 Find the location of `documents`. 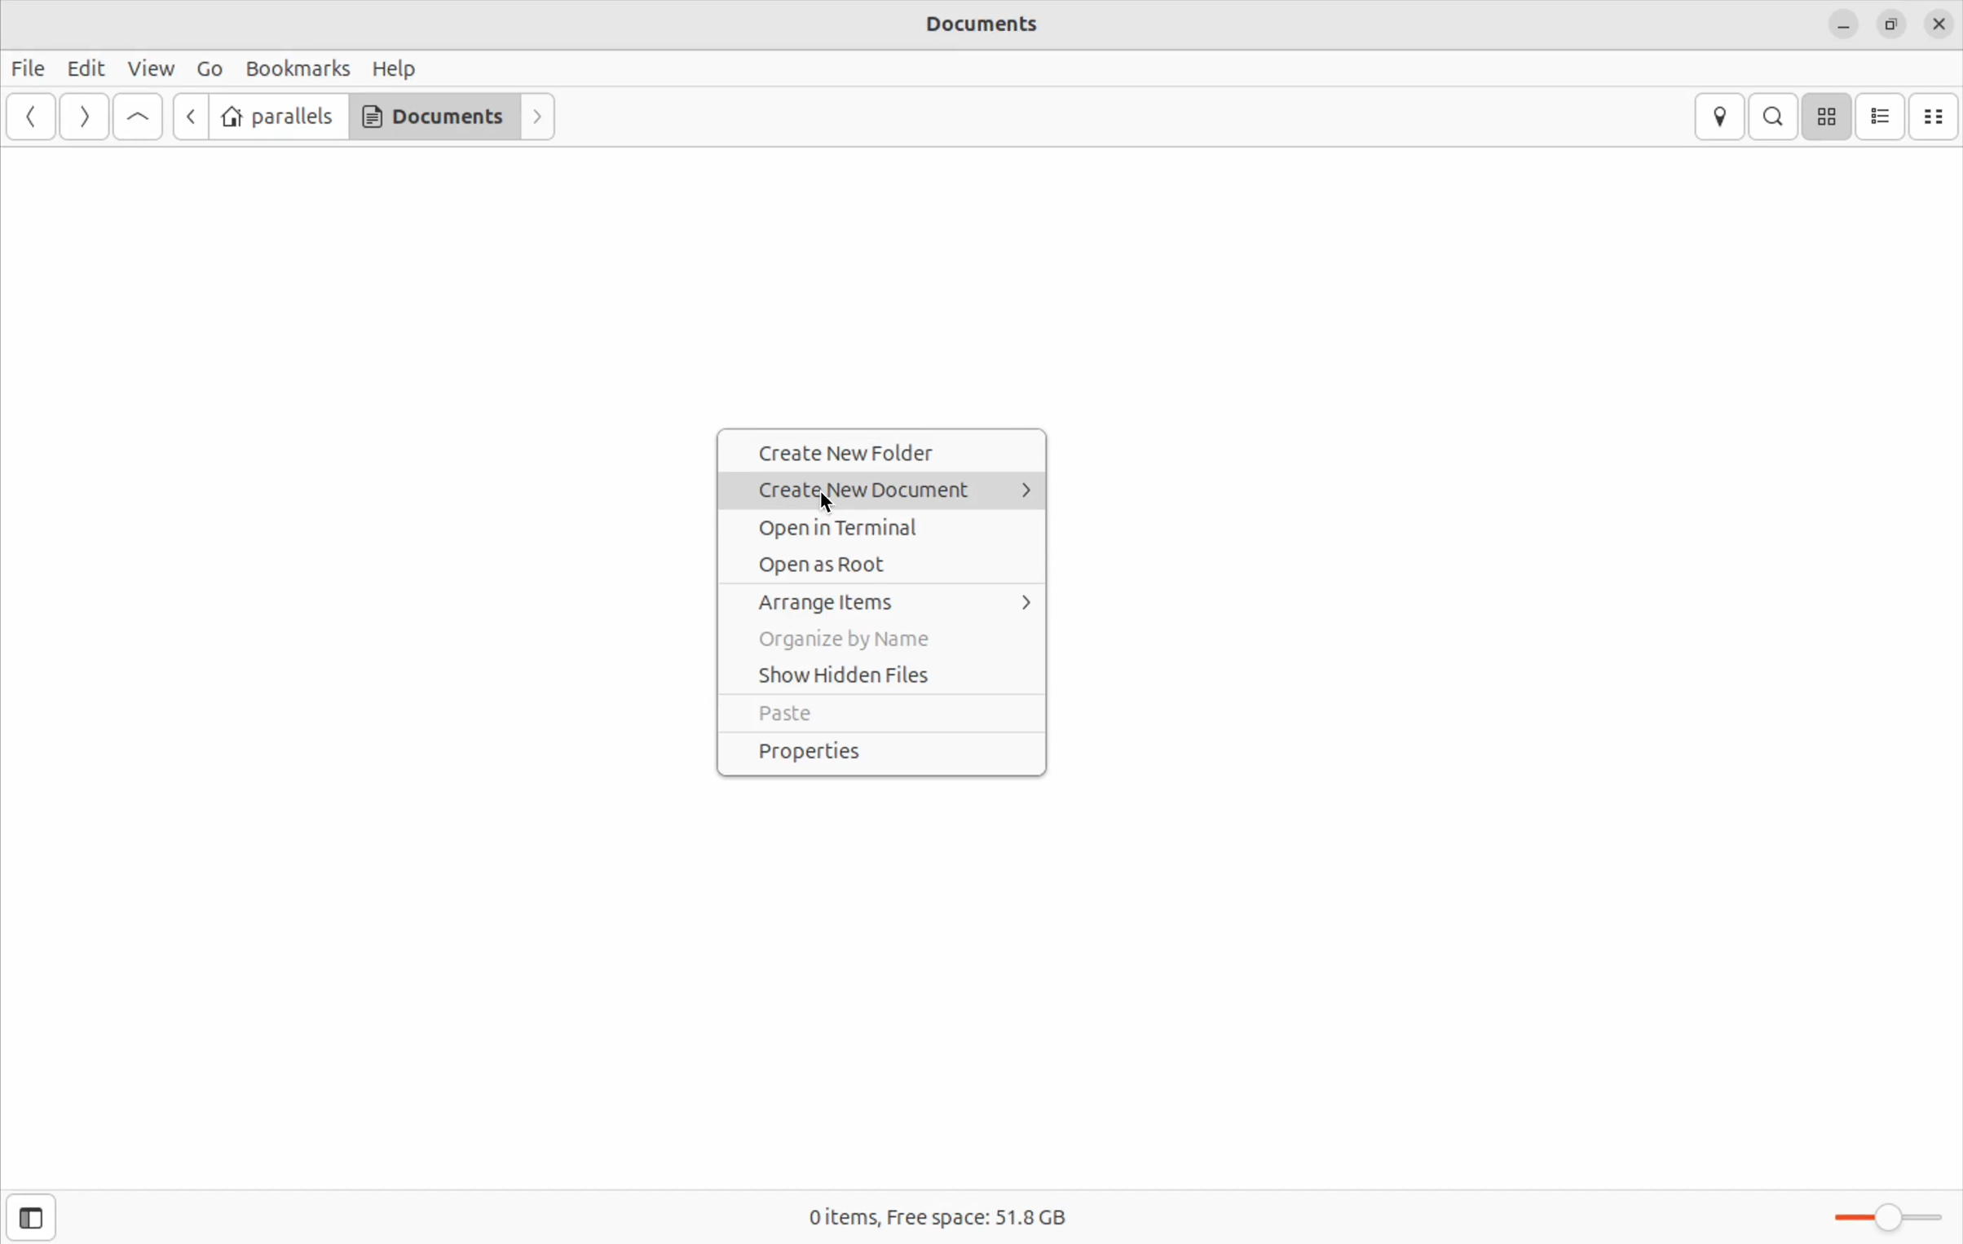

documents is located at coordinates (434, 116).